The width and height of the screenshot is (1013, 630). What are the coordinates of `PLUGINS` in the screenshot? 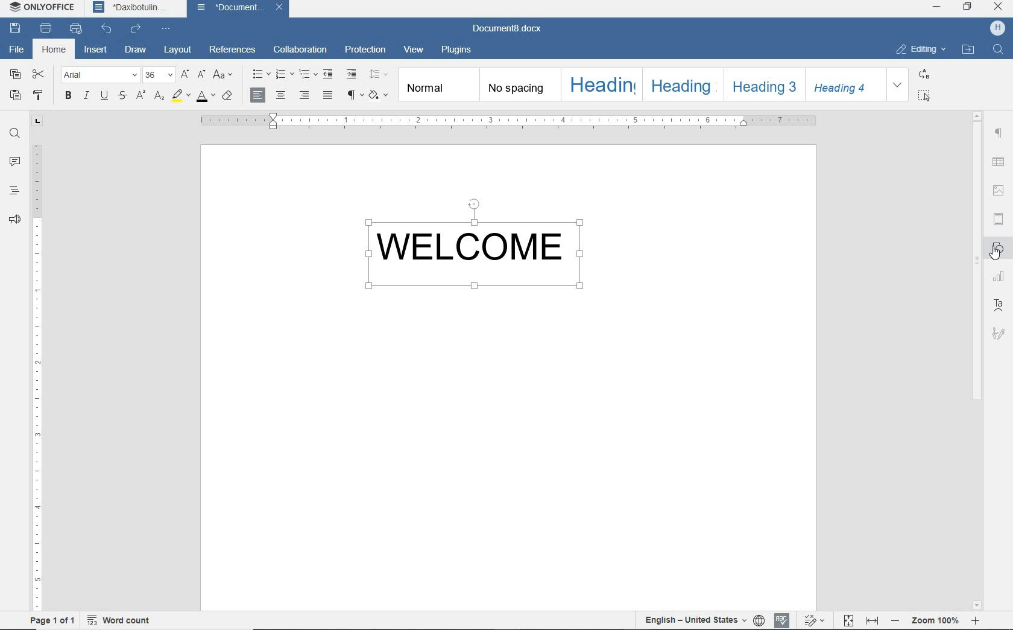 It's located at (458, 51).